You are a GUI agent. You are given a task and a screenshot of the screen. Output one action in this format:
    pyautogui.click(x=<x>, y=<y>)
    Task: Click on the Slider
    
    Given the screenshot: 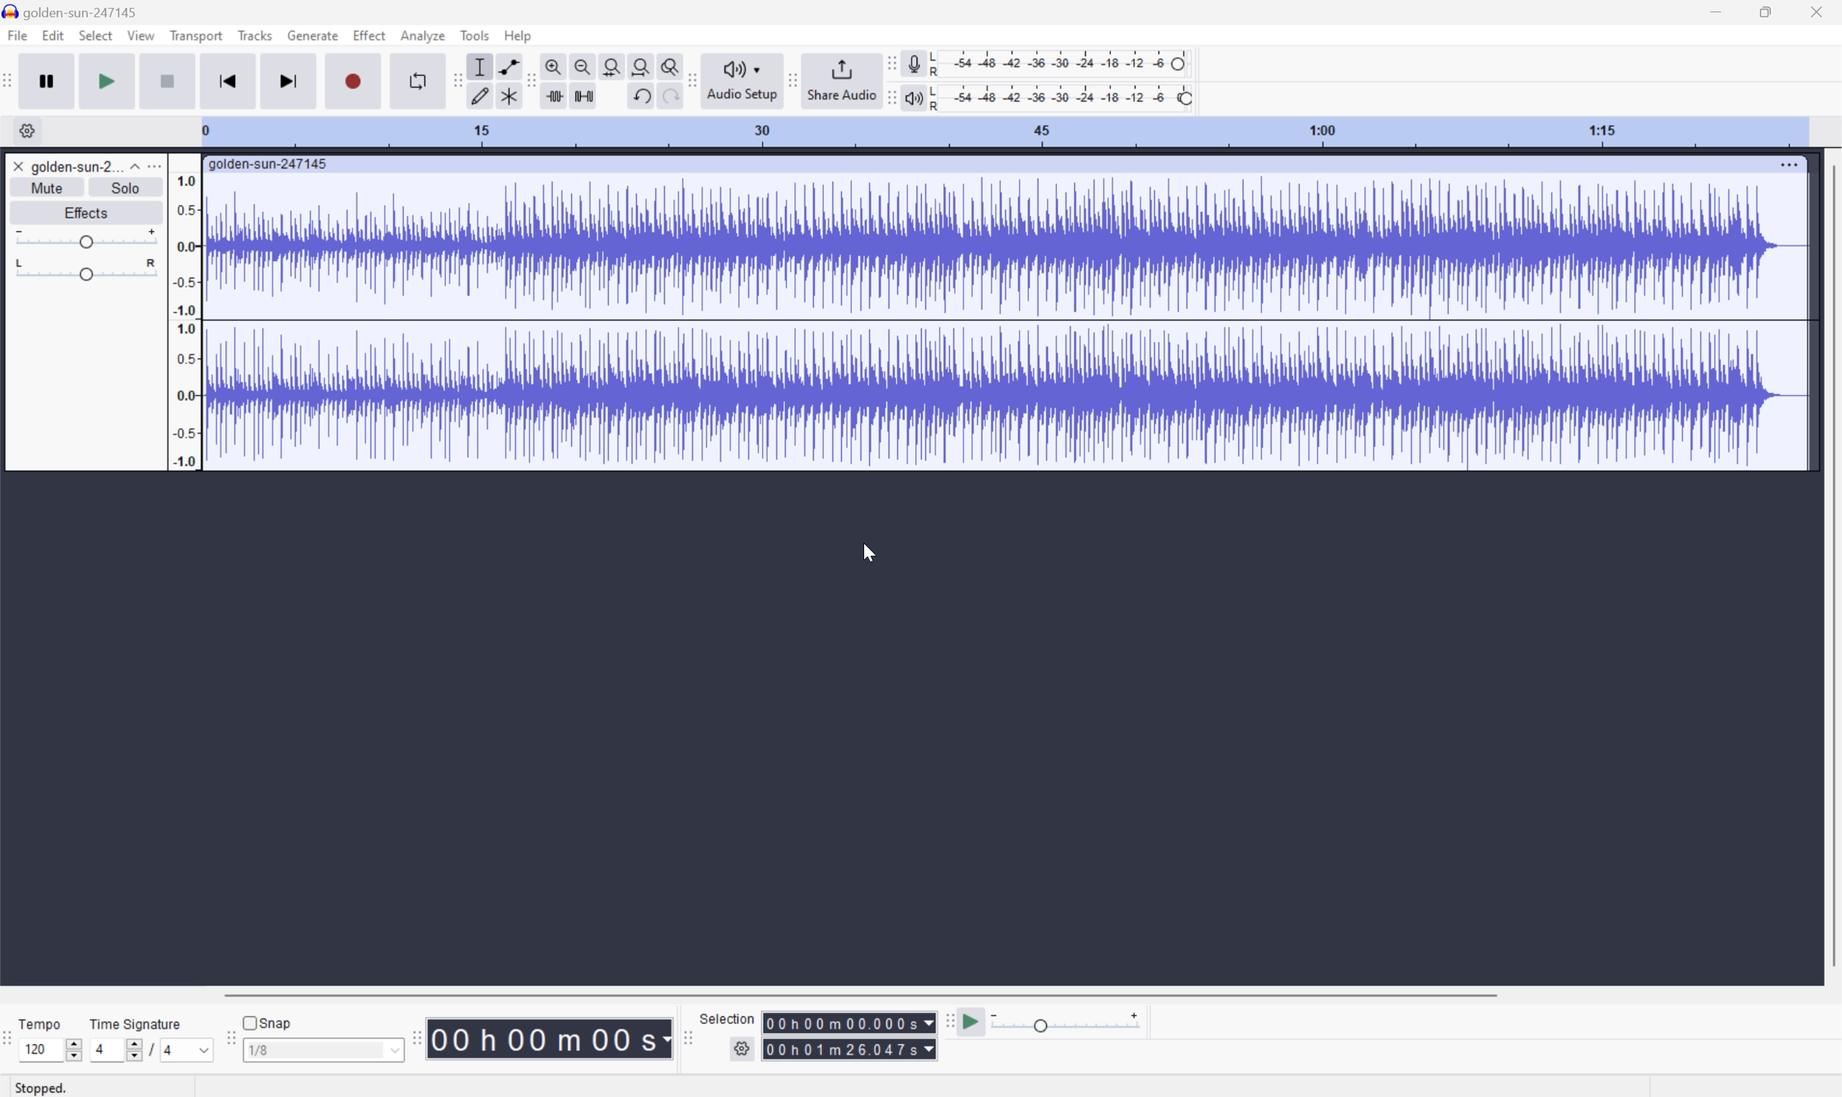 What is the action you would take?
    pyautogui.click(x=86, y=239)
    